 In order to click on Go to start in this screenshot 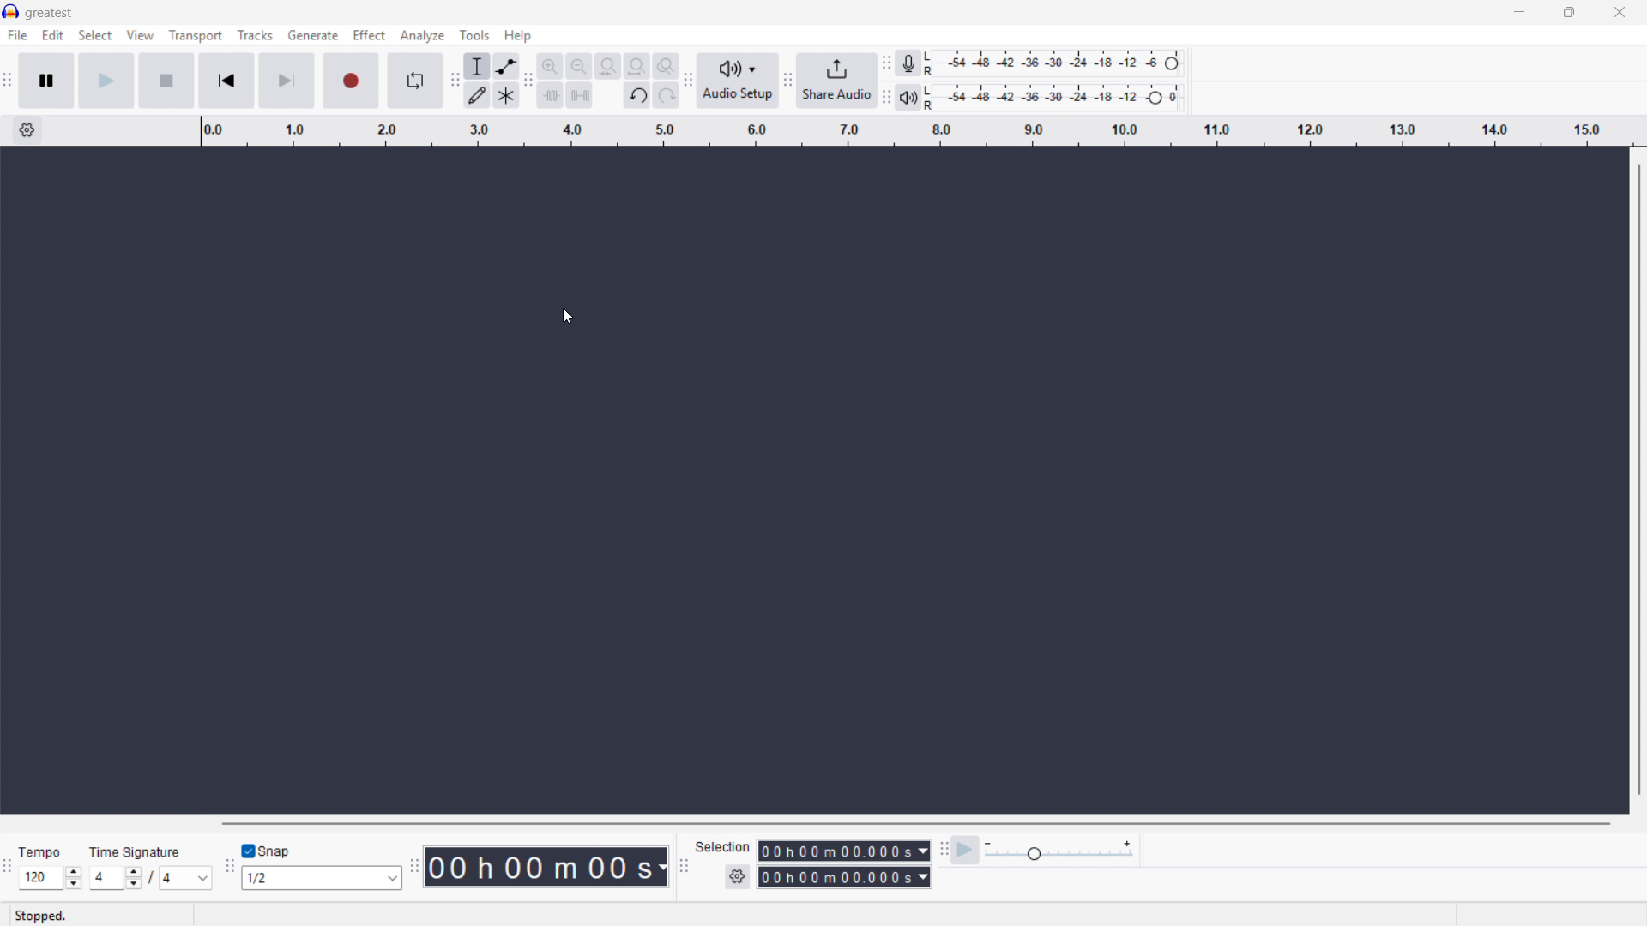, I will do `click(227, 81)`.